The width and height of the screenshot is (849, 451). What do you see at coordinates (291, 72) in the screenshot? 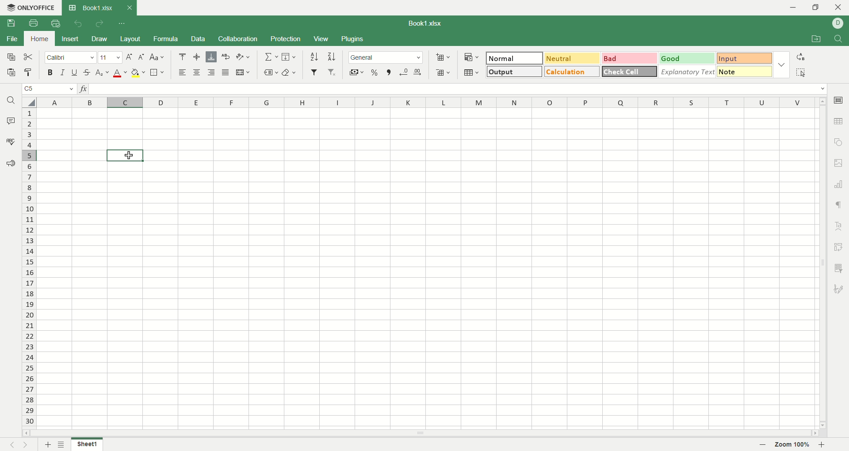
I see `clear` at bounding box center [291, 72].